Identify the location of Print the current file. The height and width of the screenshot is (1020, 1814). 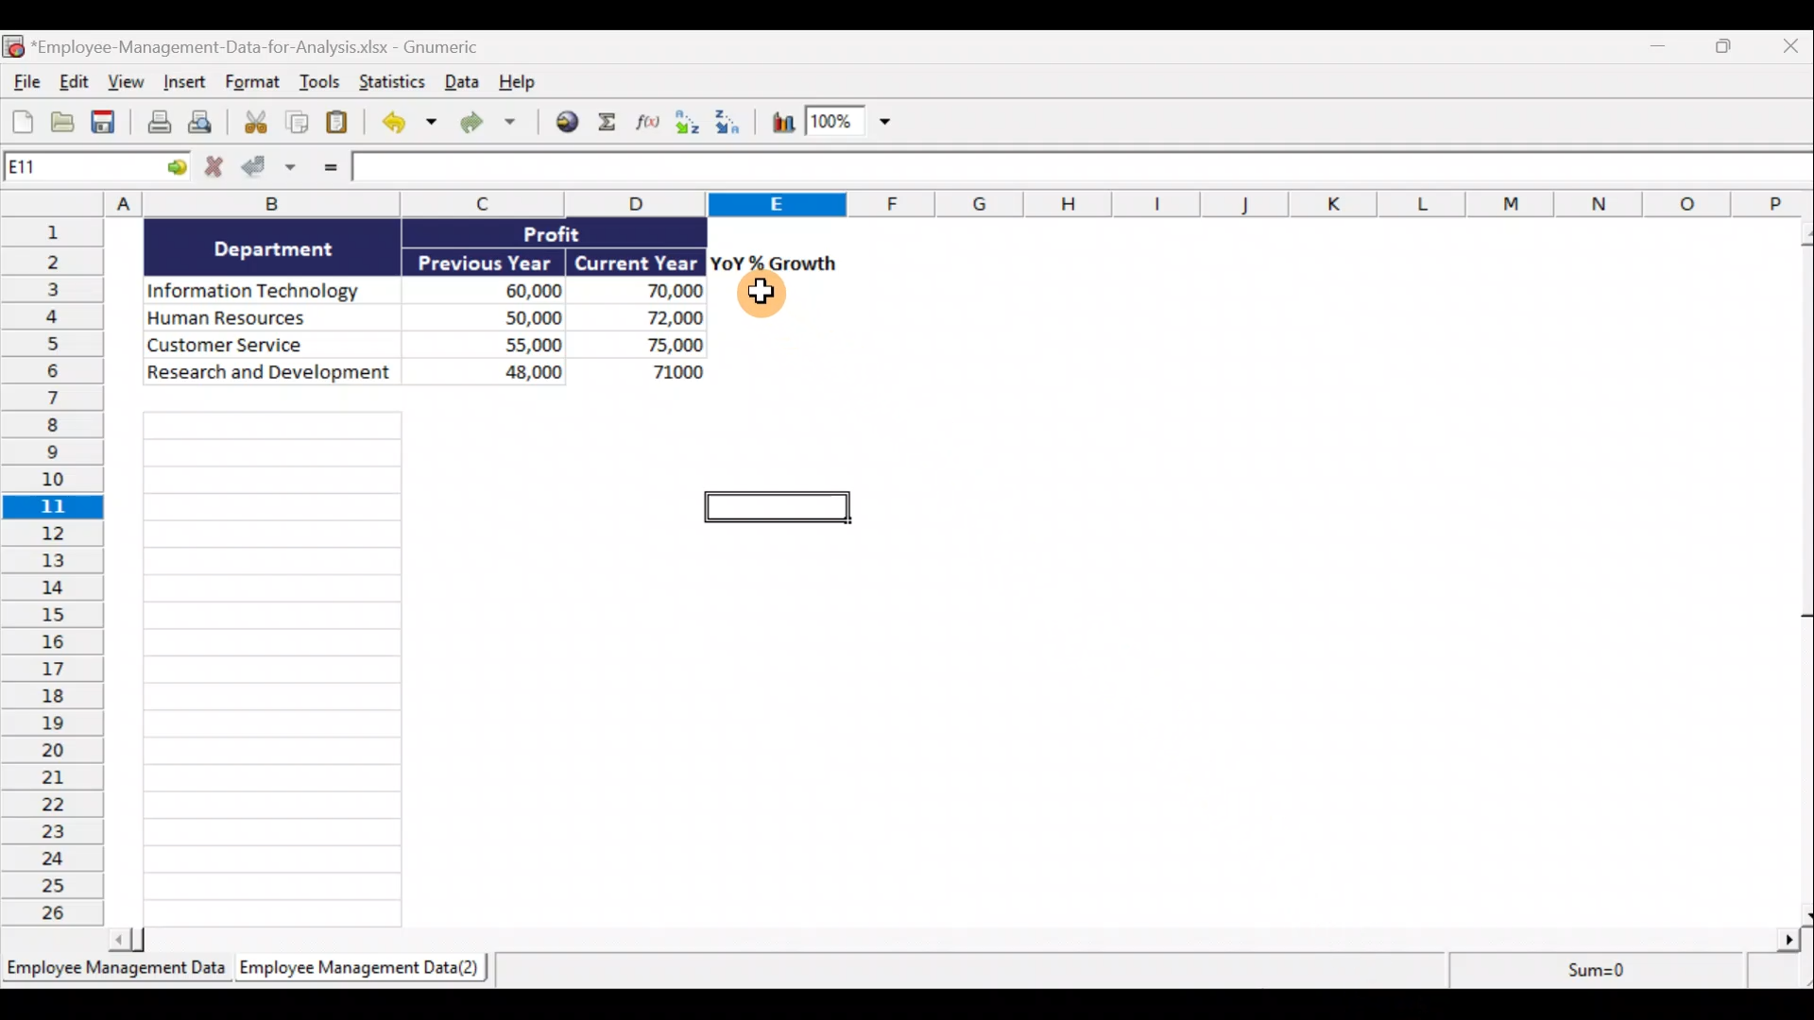
(157, 125).